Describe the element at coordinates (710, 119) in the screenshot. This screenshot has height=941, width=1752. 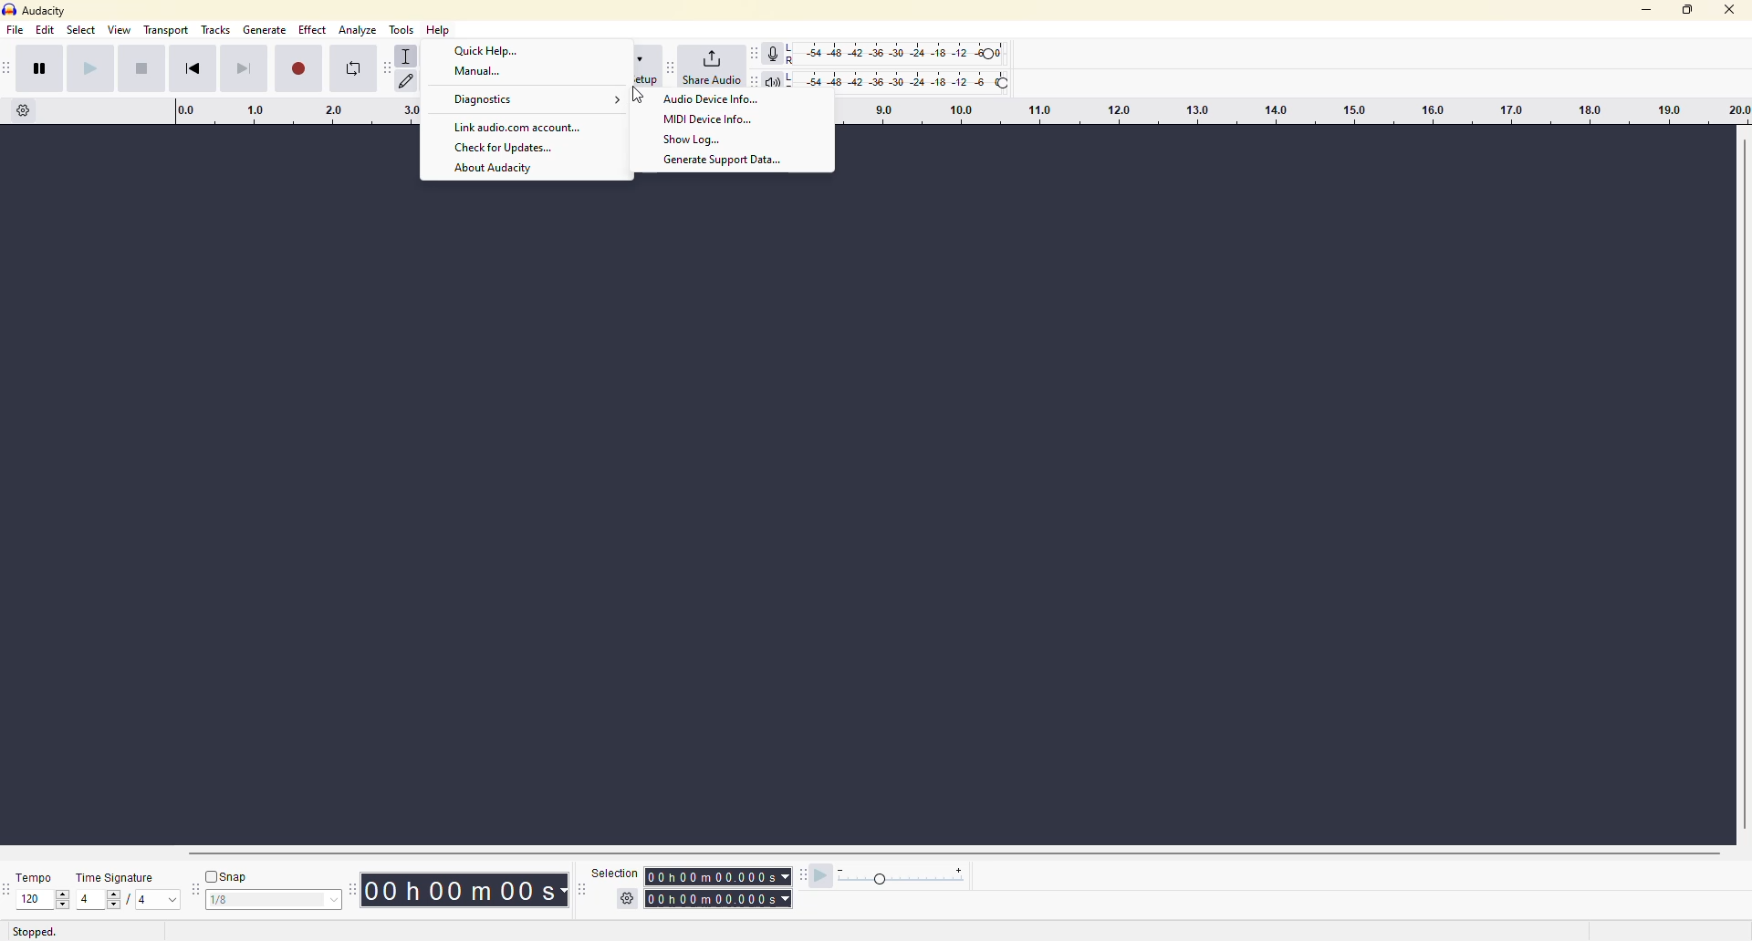
I see `MIDI Device Info...` at that location.